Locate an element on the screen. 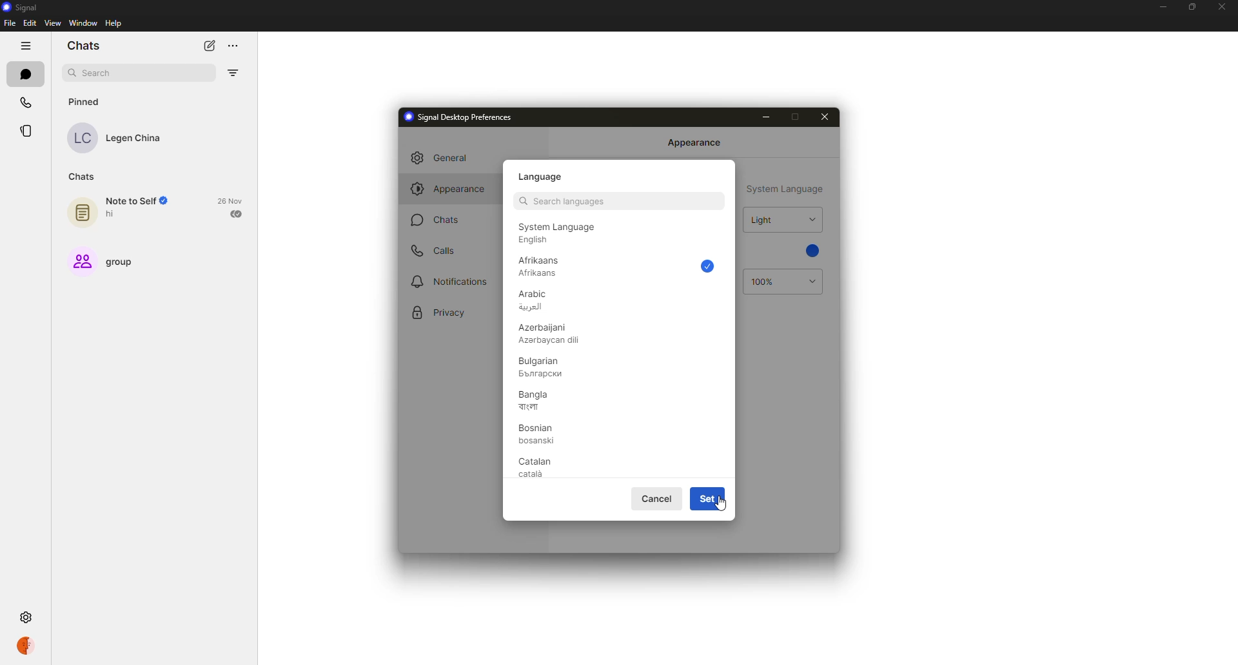  settings is located at coordinates (28, 617).